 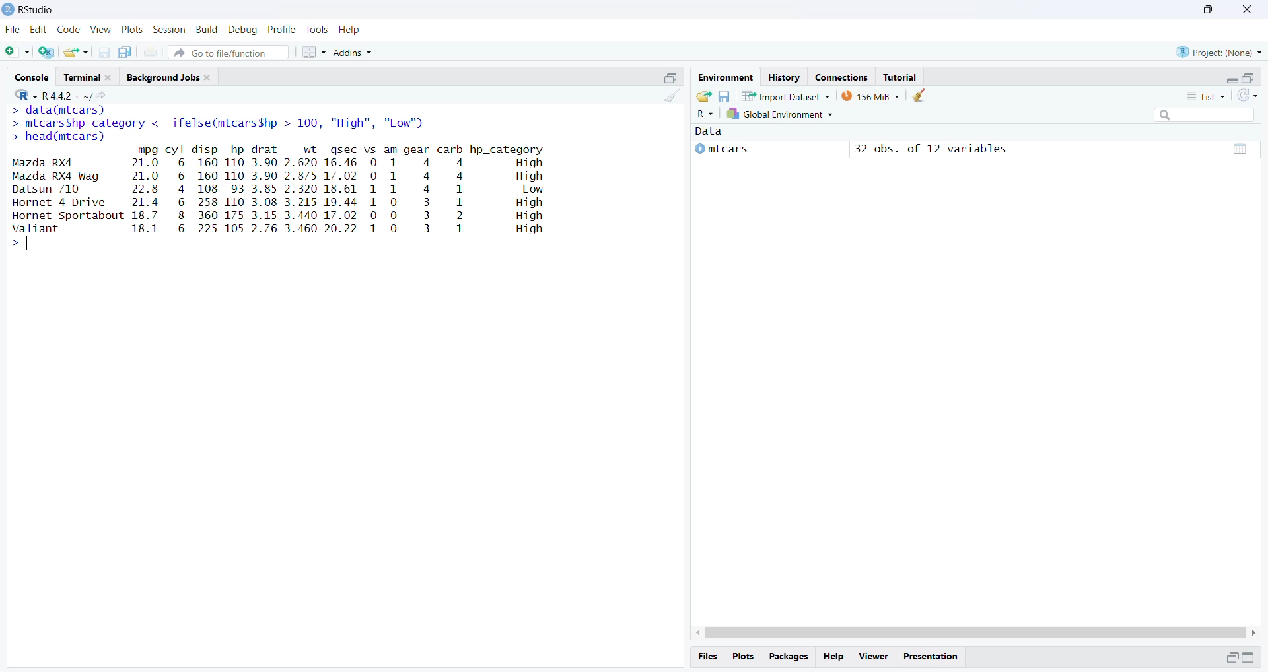 What do you see at coordinates (934, 655) in the screenshot?
I see `Presentation` at bounding box center [934, 655].